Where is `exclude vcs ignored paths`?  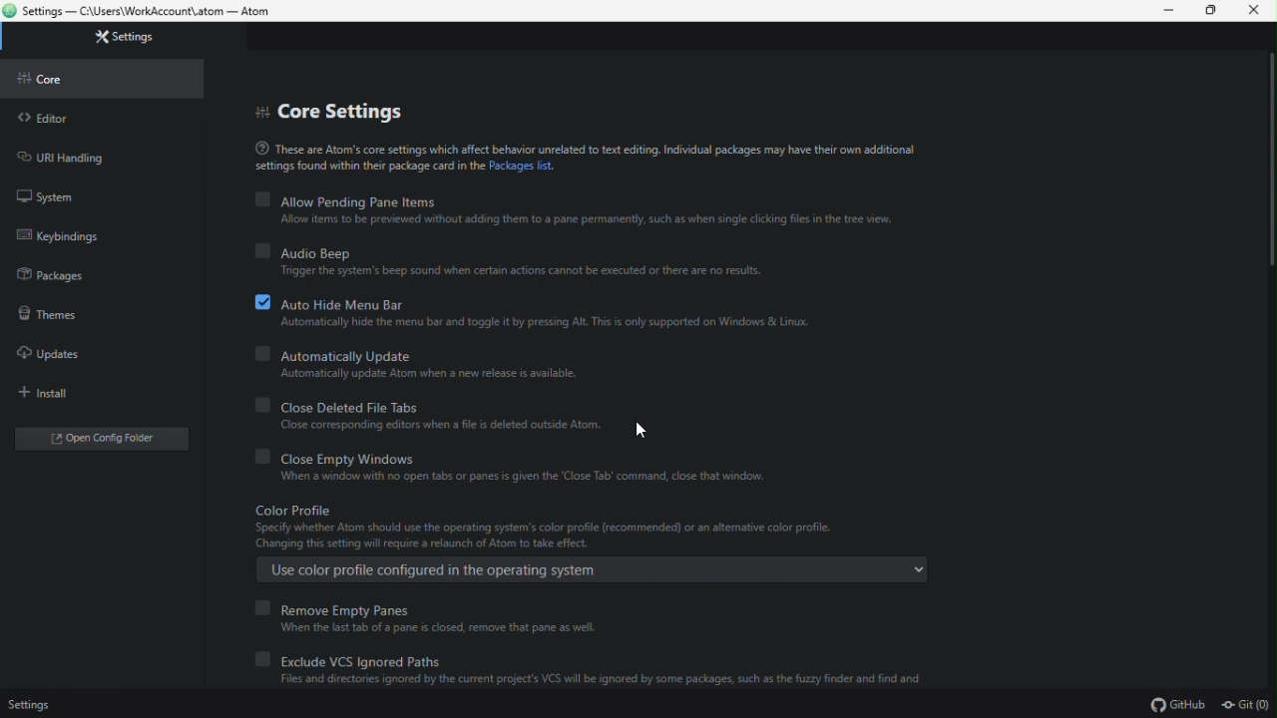 exclude vcs ignored paths is located at coordinates (600, 659).